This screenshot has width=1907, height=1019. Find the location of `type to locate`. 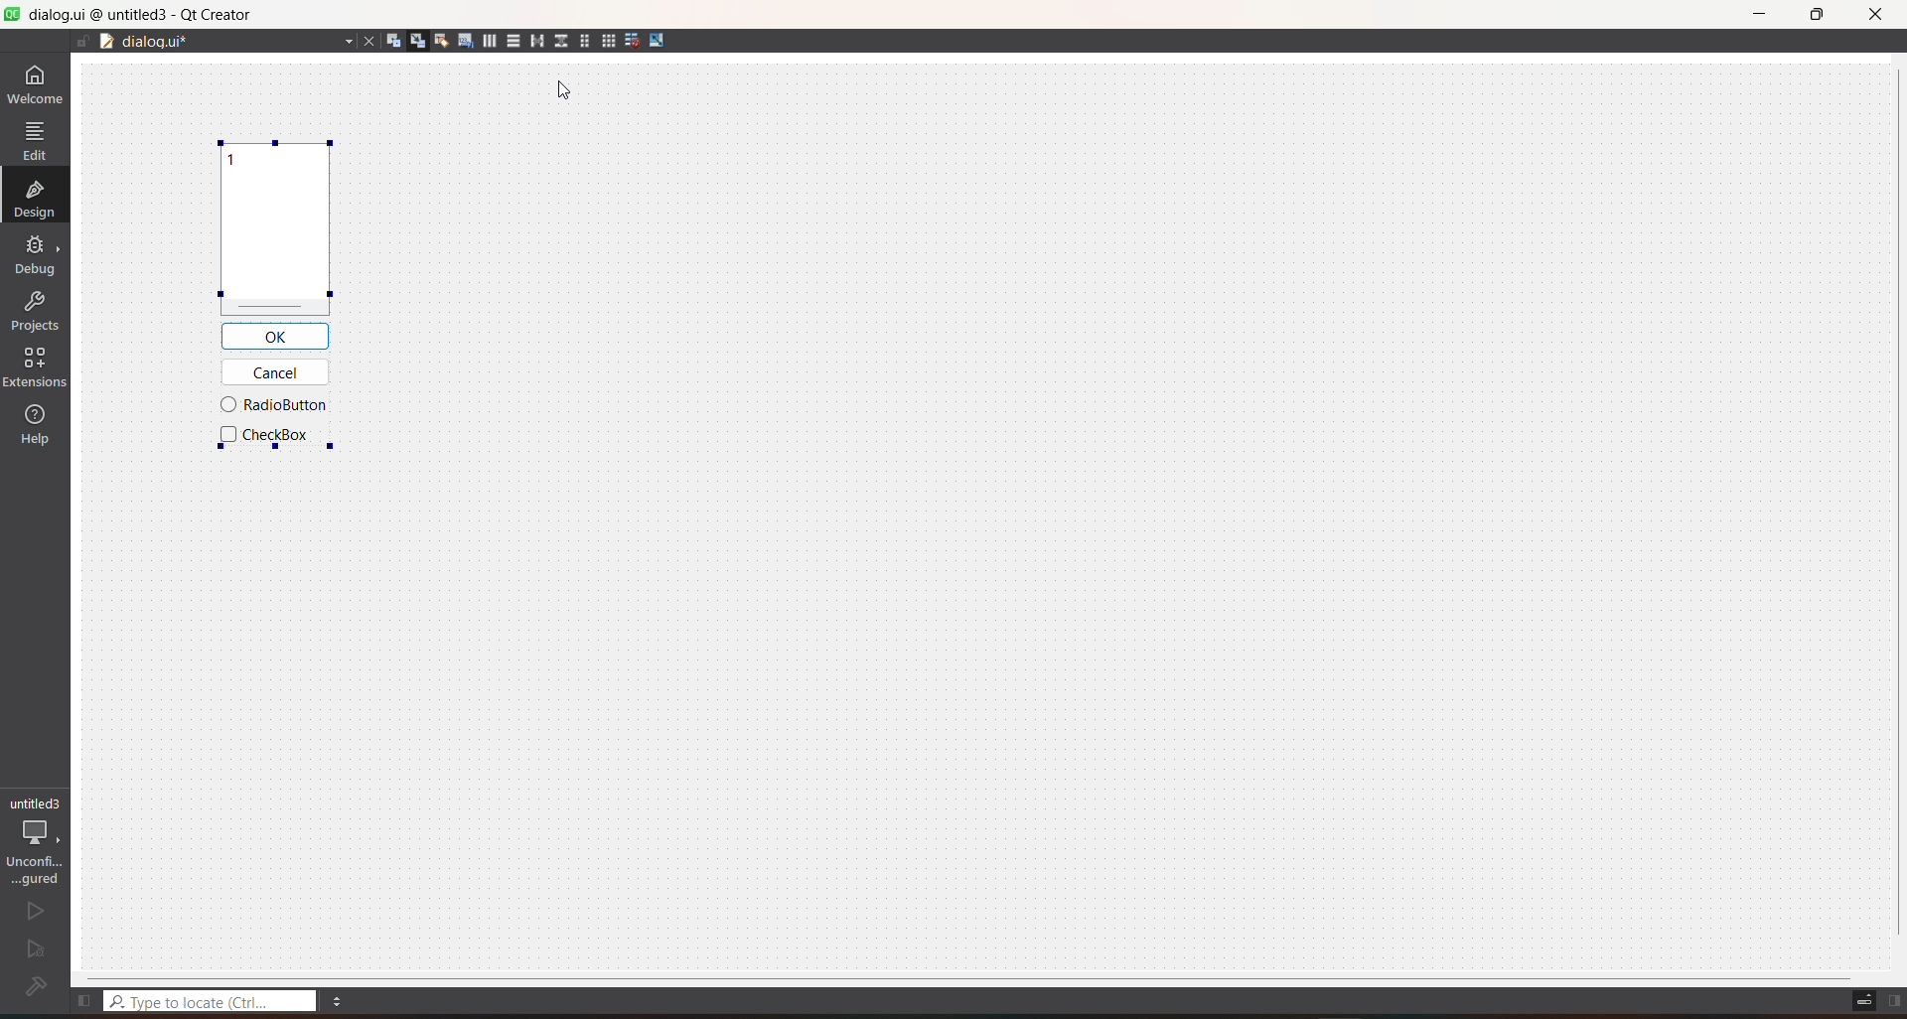

type to locate is located at coordinates (214, 1000).